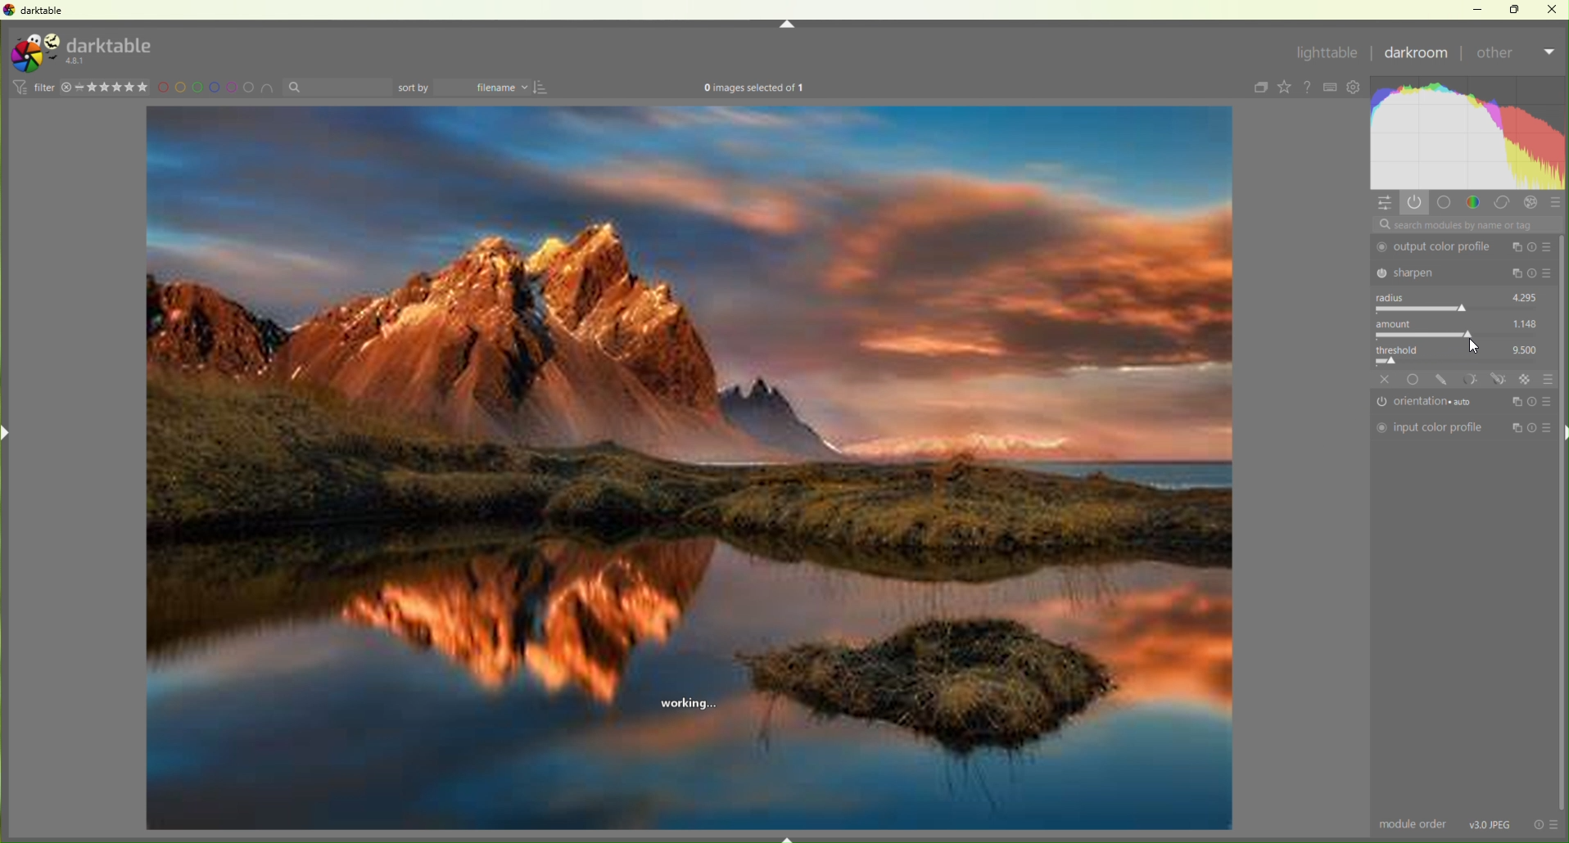 The height and width of the screenshot is (843, 1569). What do you see at coordinates (1284, 87) in the screenshot?
I see `Favourites` at bounding box center [1284, 87].